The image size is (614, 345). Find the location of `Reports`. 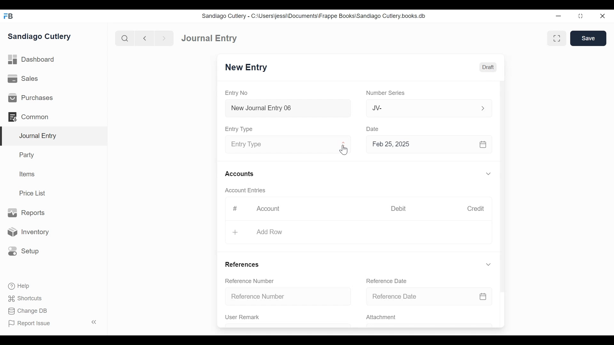

Reports is located at coordinates (26, 213).